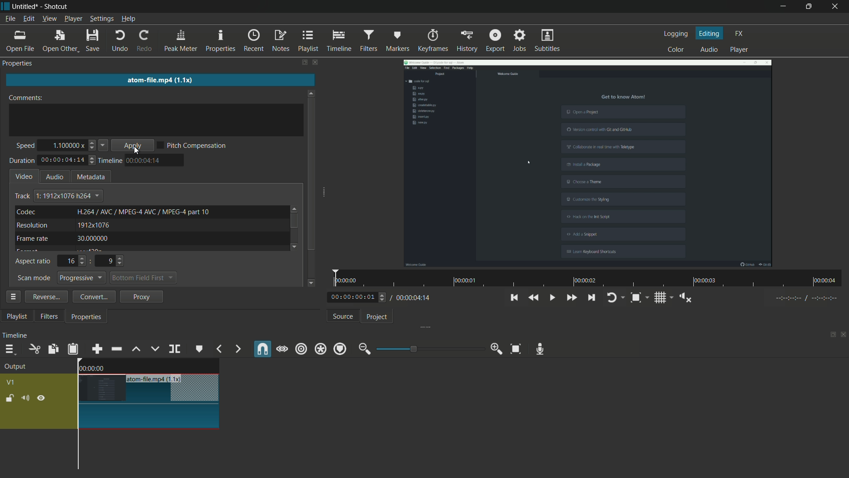  I want to click on filters, so click(368, 40).